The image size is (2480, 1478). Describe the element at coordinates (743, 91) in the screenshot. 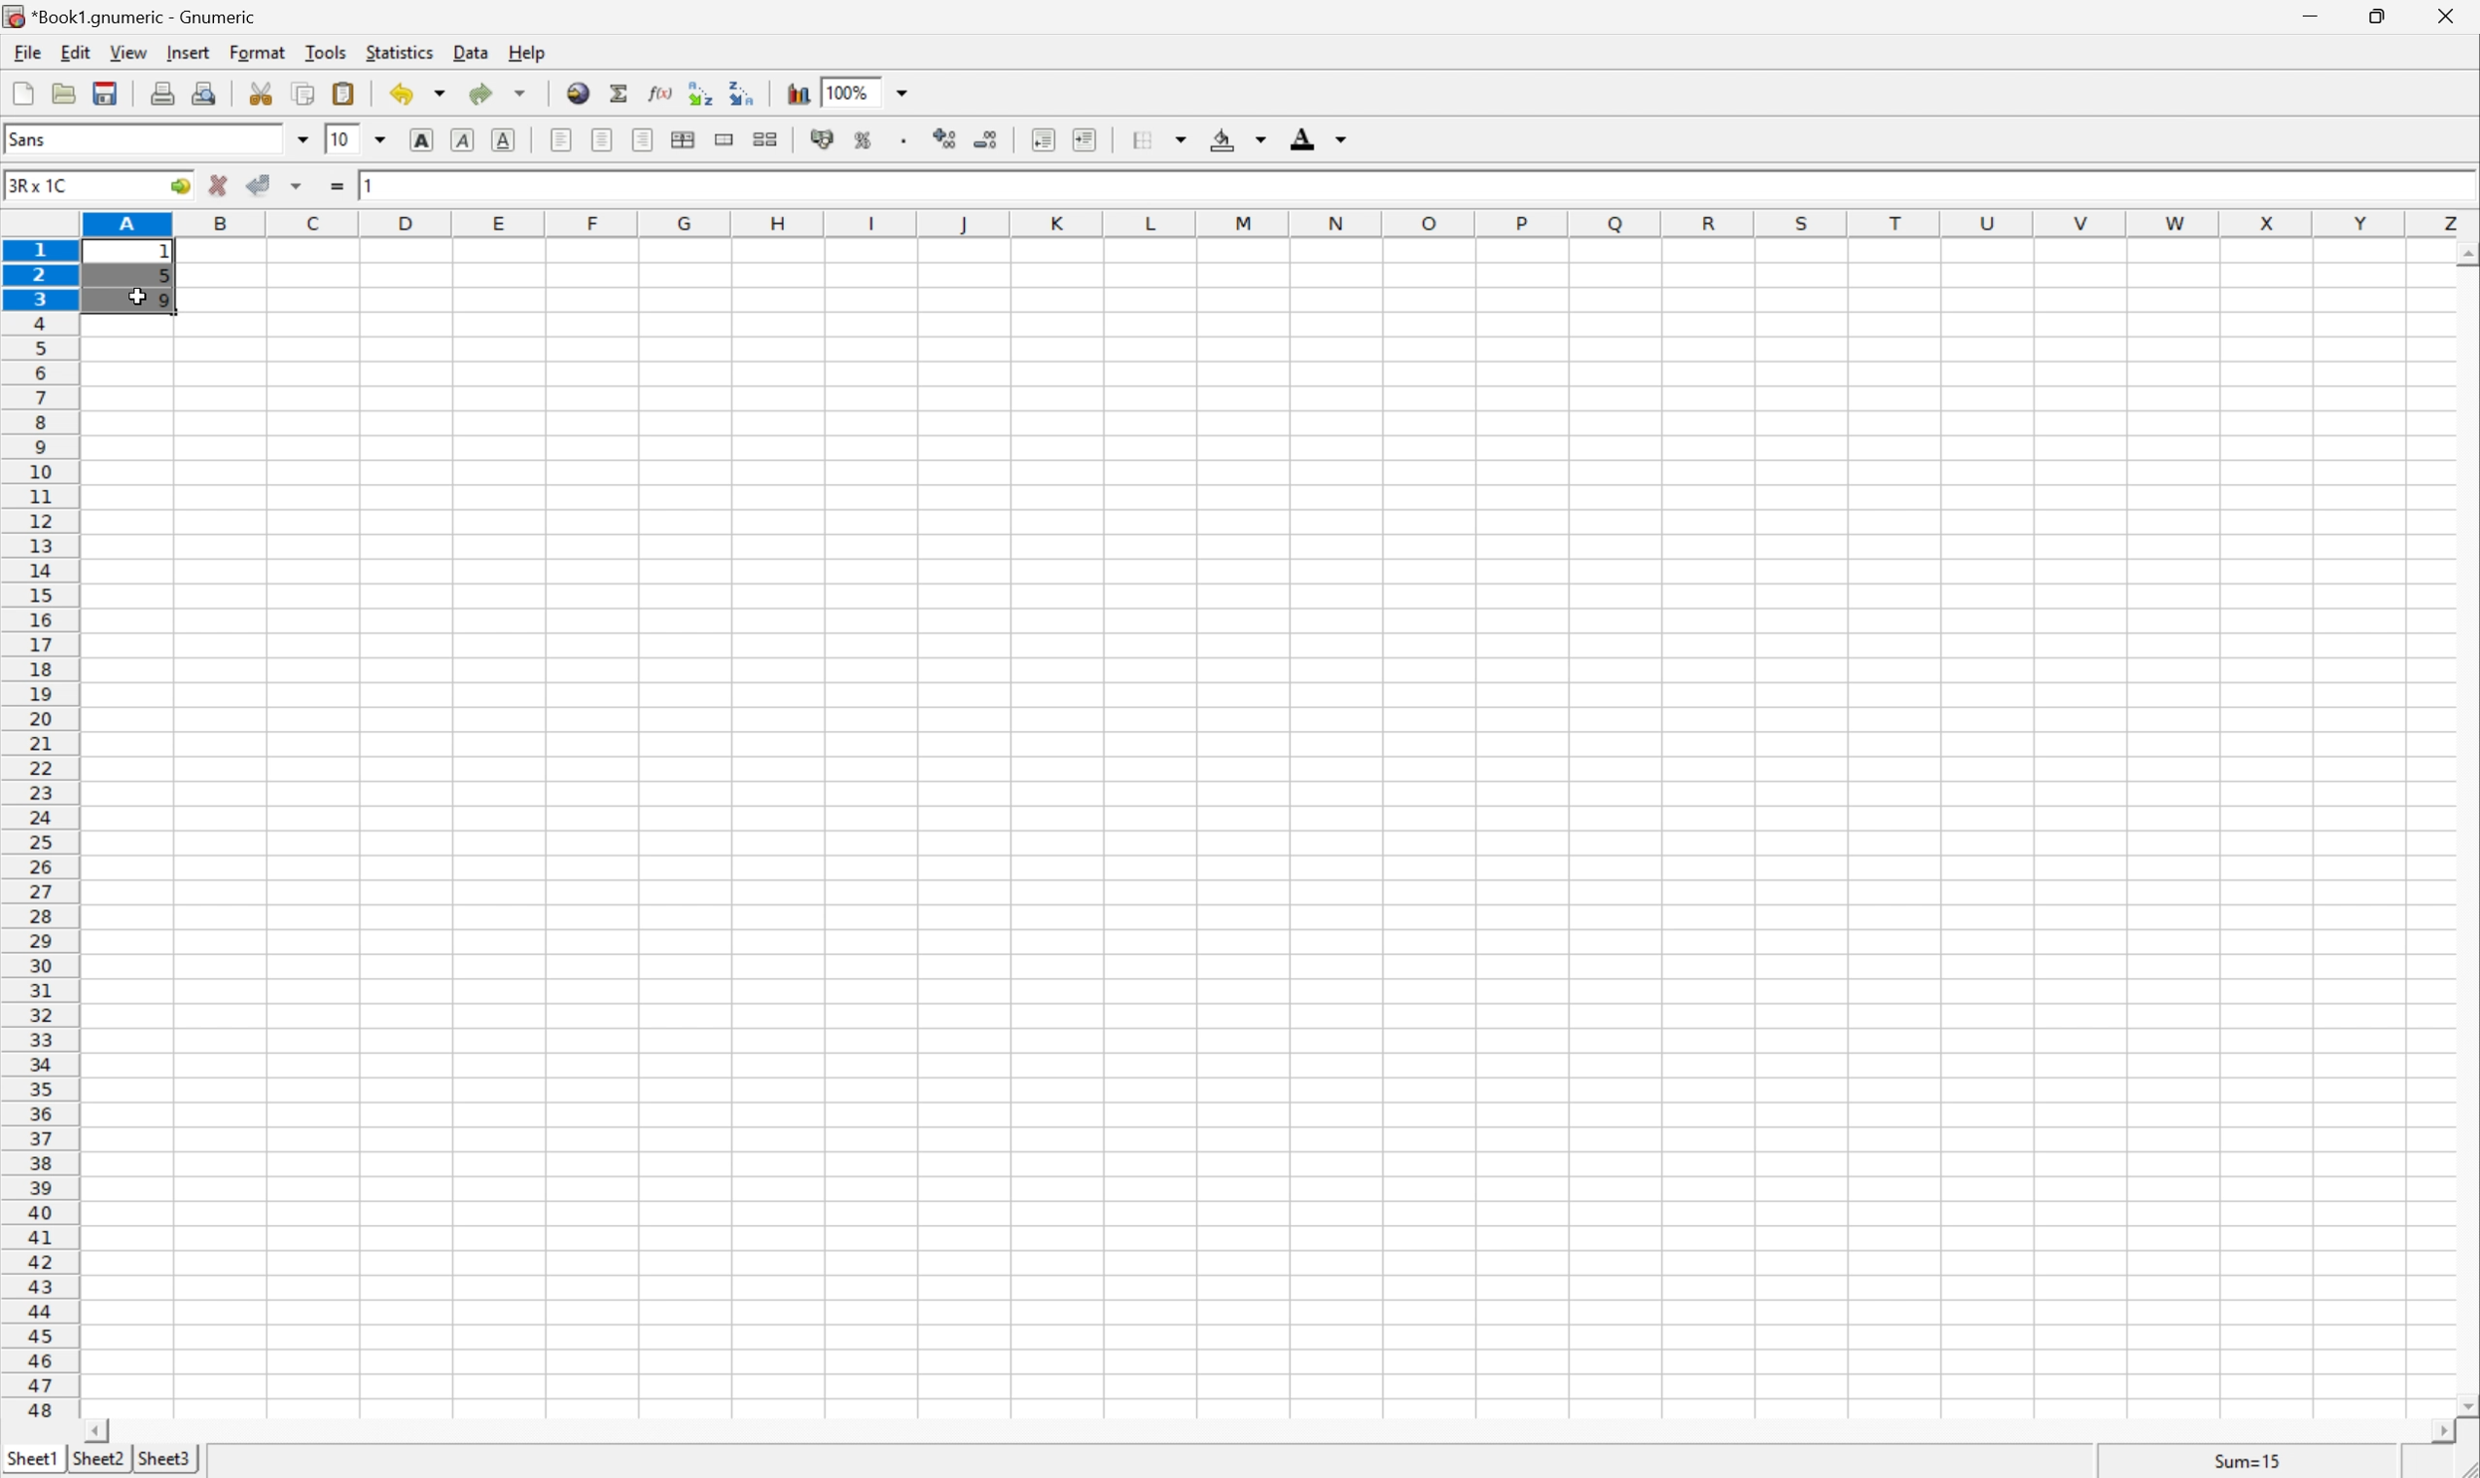

I see `Sort the selected region in descending order based on the first column selected` at that location.